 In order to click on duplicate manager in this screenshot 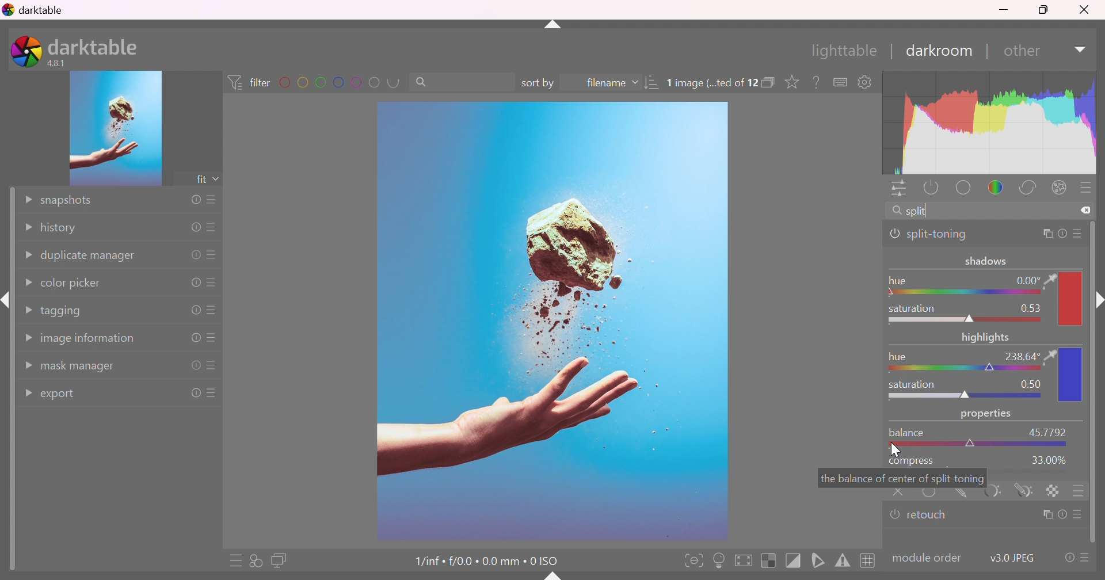, I will do `click(92, 255)`.